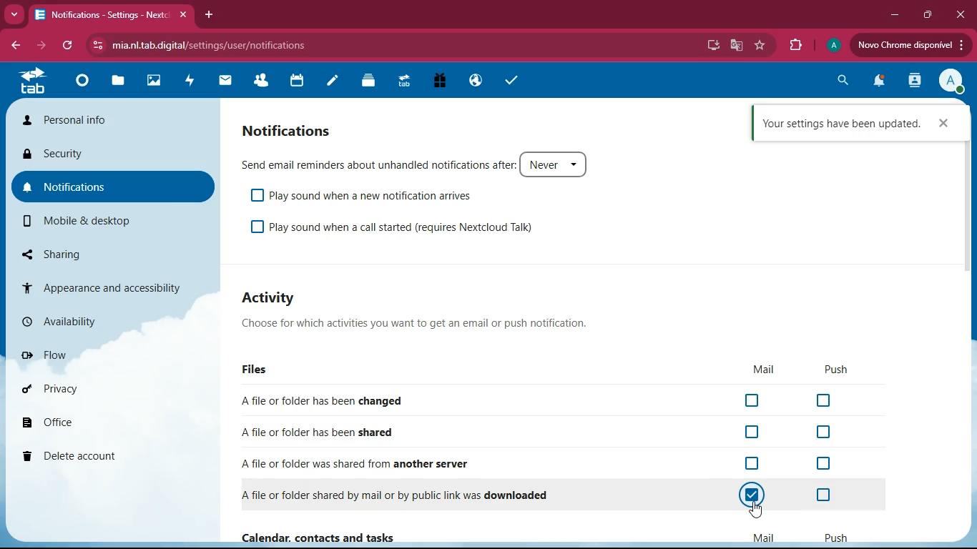 The image size is (977, 549). Describe the element at coordinates (764, 535) in the screenshot. I see `mail` at that location.